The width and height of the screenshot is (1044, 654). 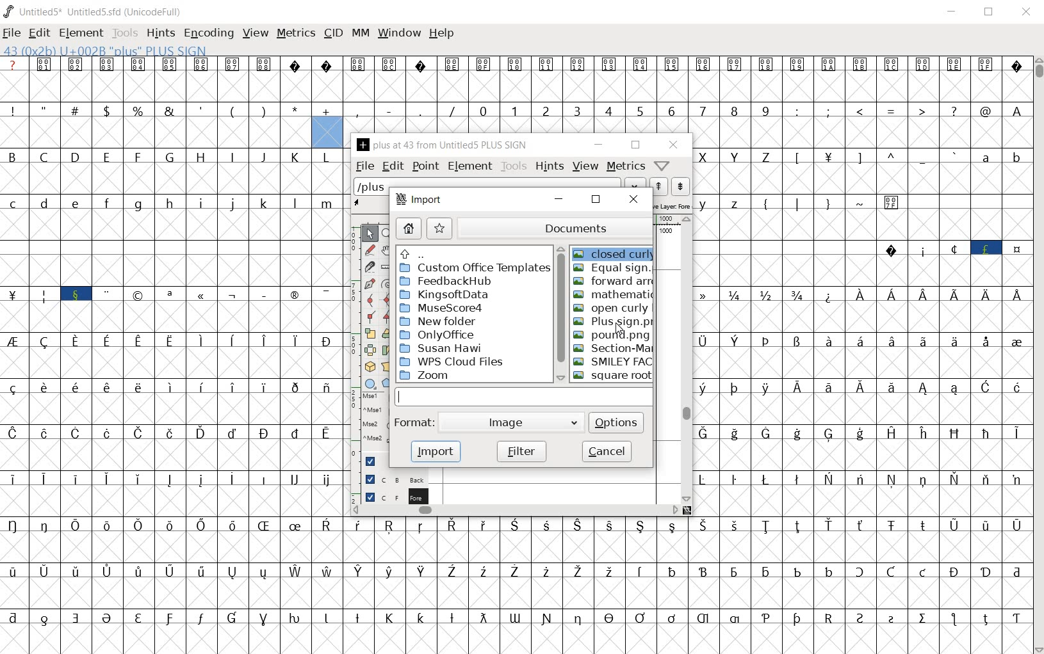 I want to click on scrollbar, so click(x=1038, y=354).